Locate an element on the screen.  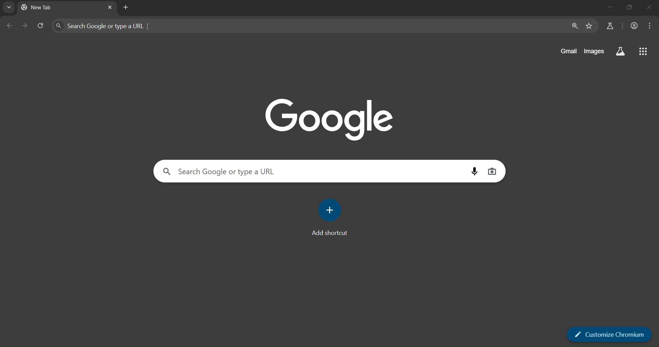
images is located at coordinates (593, 51).